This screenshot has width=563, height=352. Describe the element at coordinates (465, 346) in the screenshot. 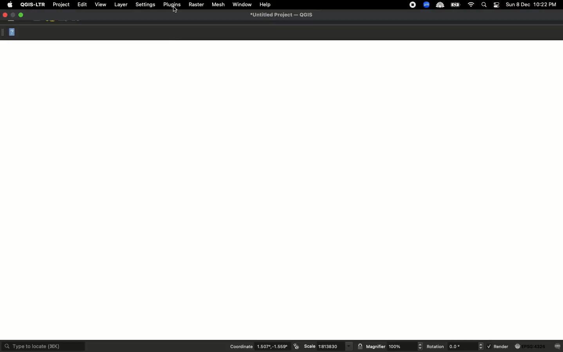

I see `Rotation` at that location.